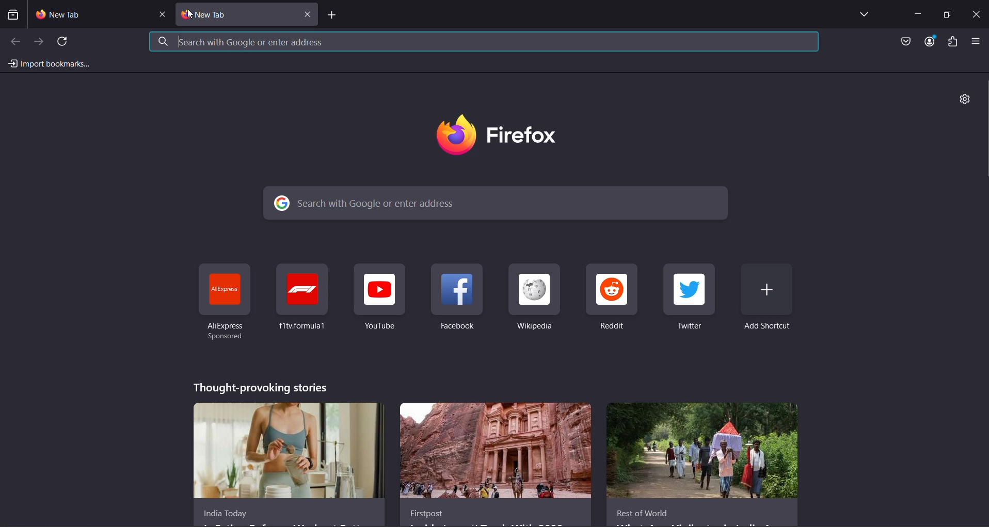 The image size is (989, 527). I want to click on close tab, so click(162, 13).